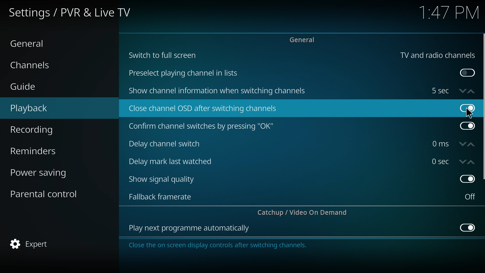 The height and width of the screenshot is (273, 485). I want to click on switch to full screen, so click(163, 55).